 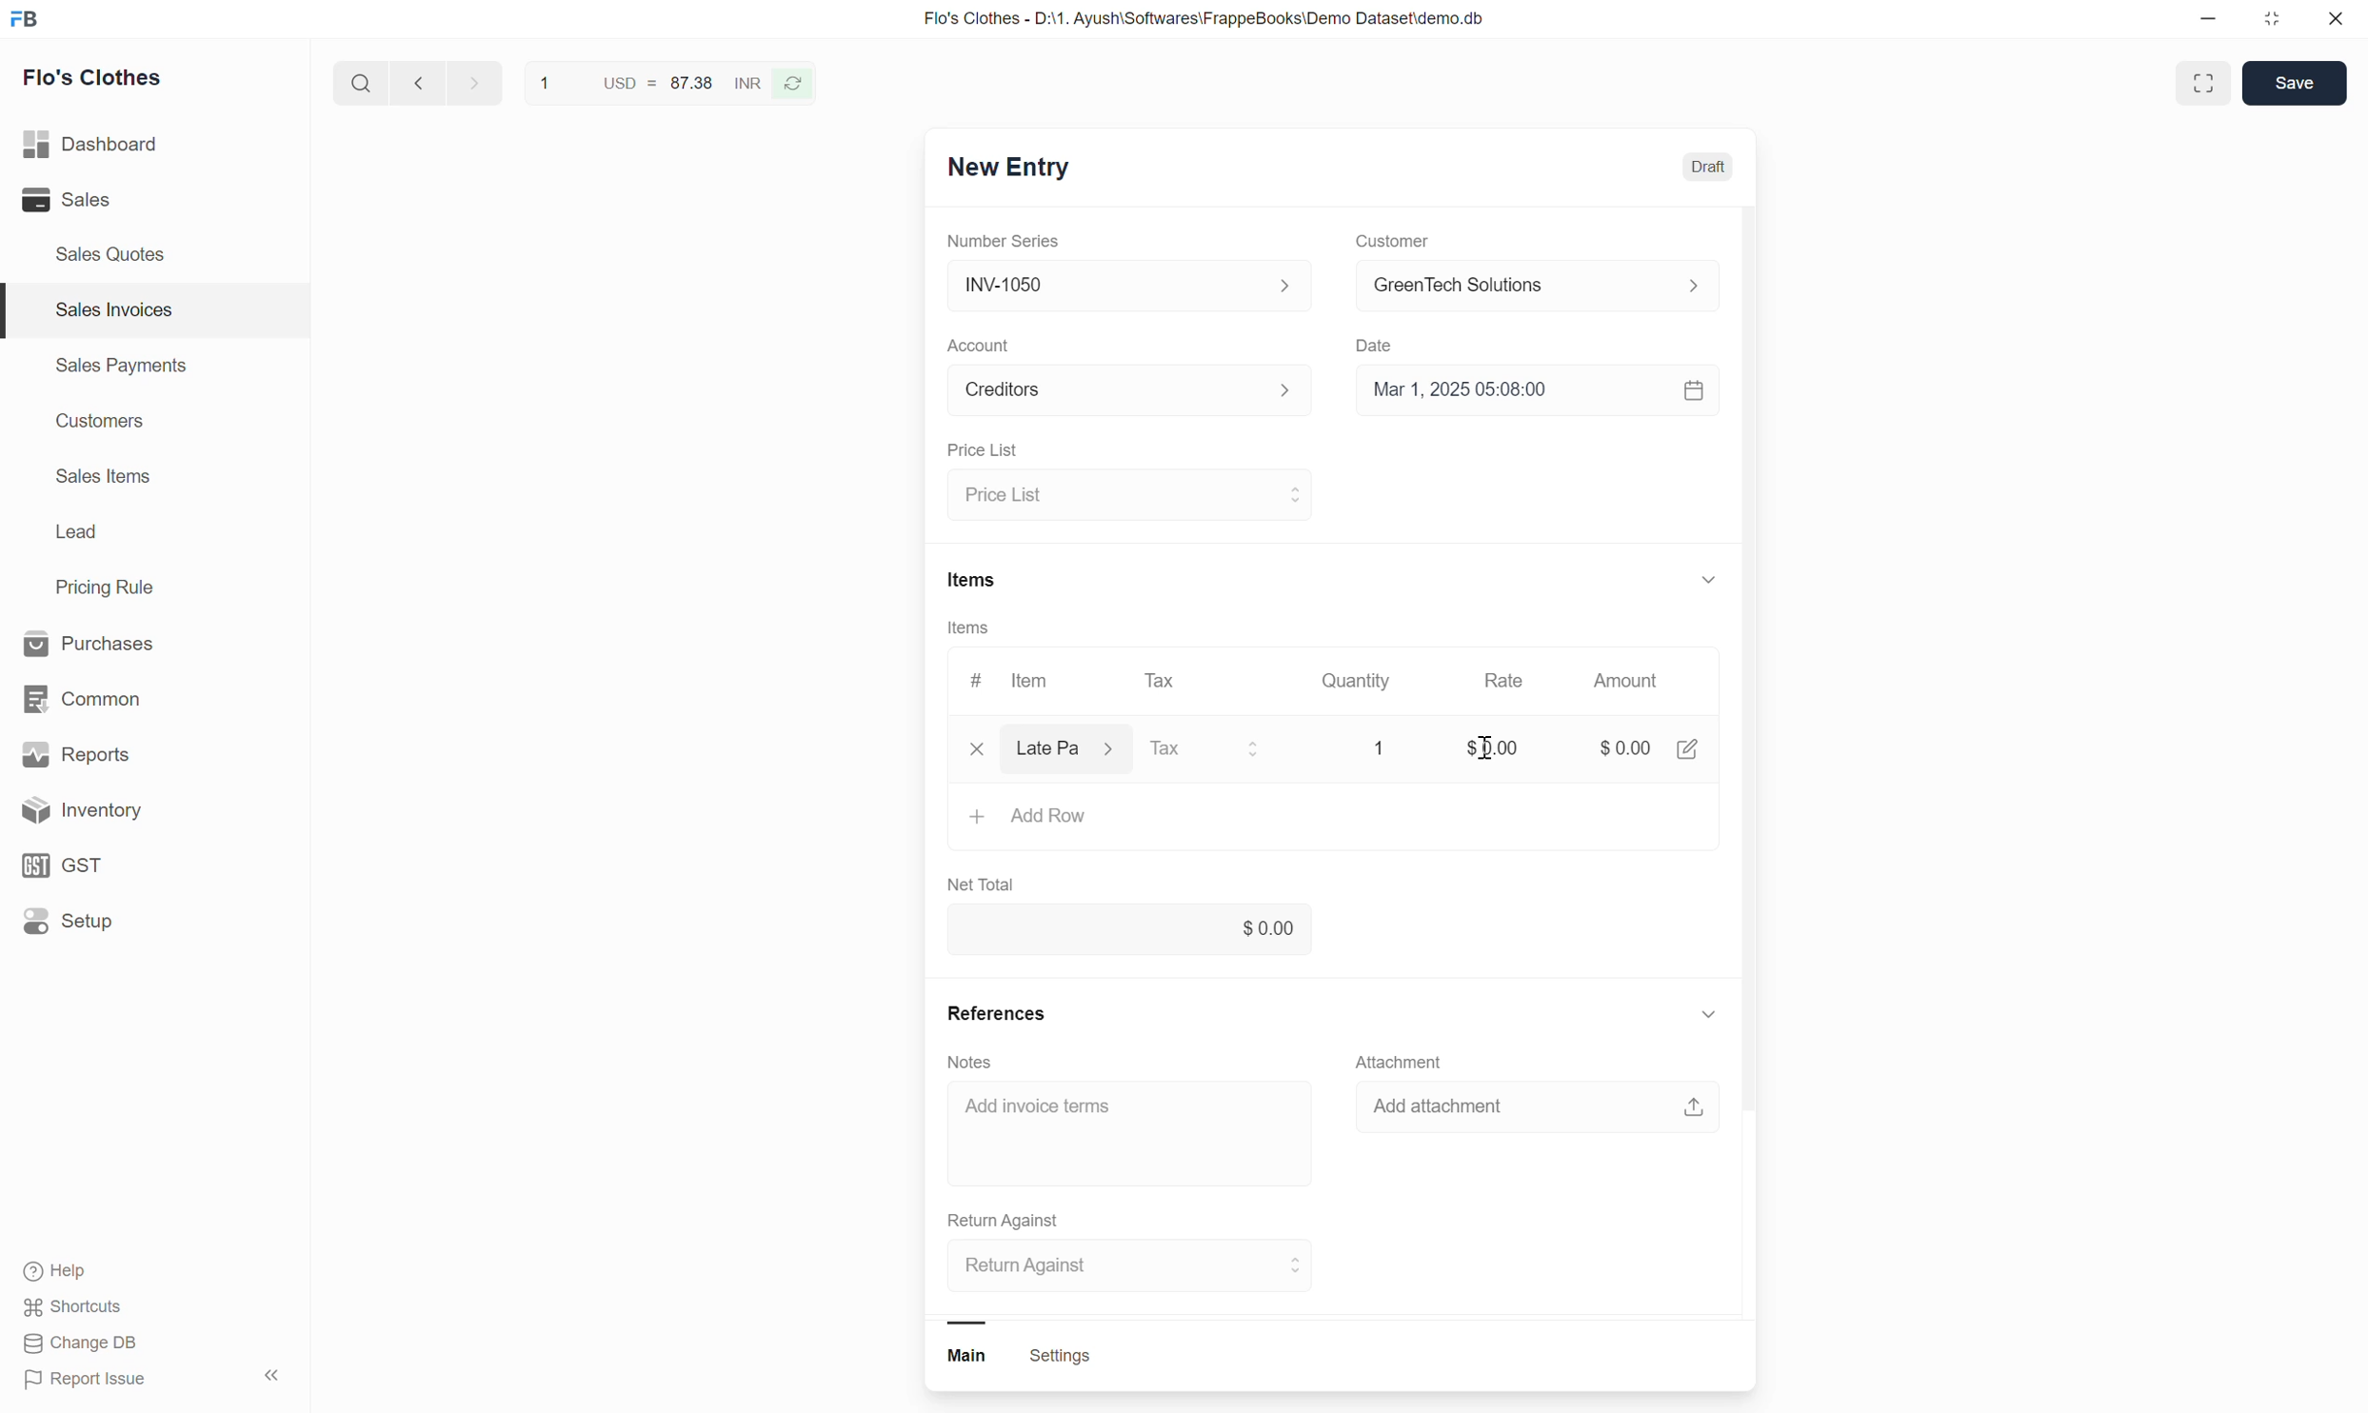 What do you see at coordinates (1061, 1359) in the screenshot?
I see `settings` at bounding box center [1061, 1359].